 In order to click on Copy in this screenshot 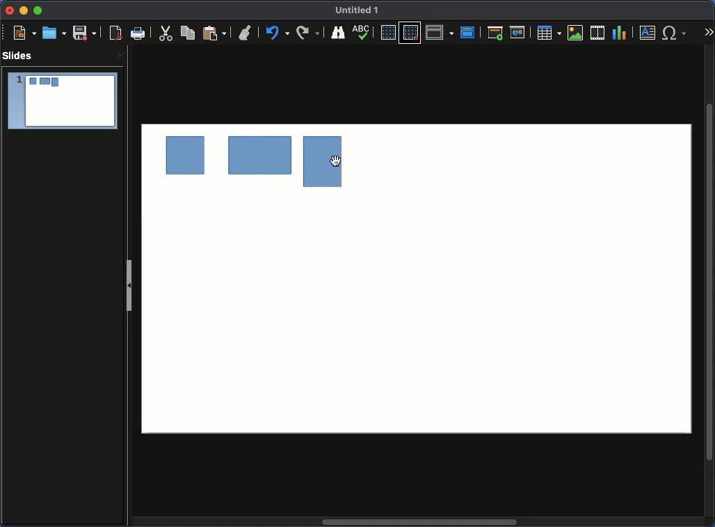, I will do `click(188, 33)`.